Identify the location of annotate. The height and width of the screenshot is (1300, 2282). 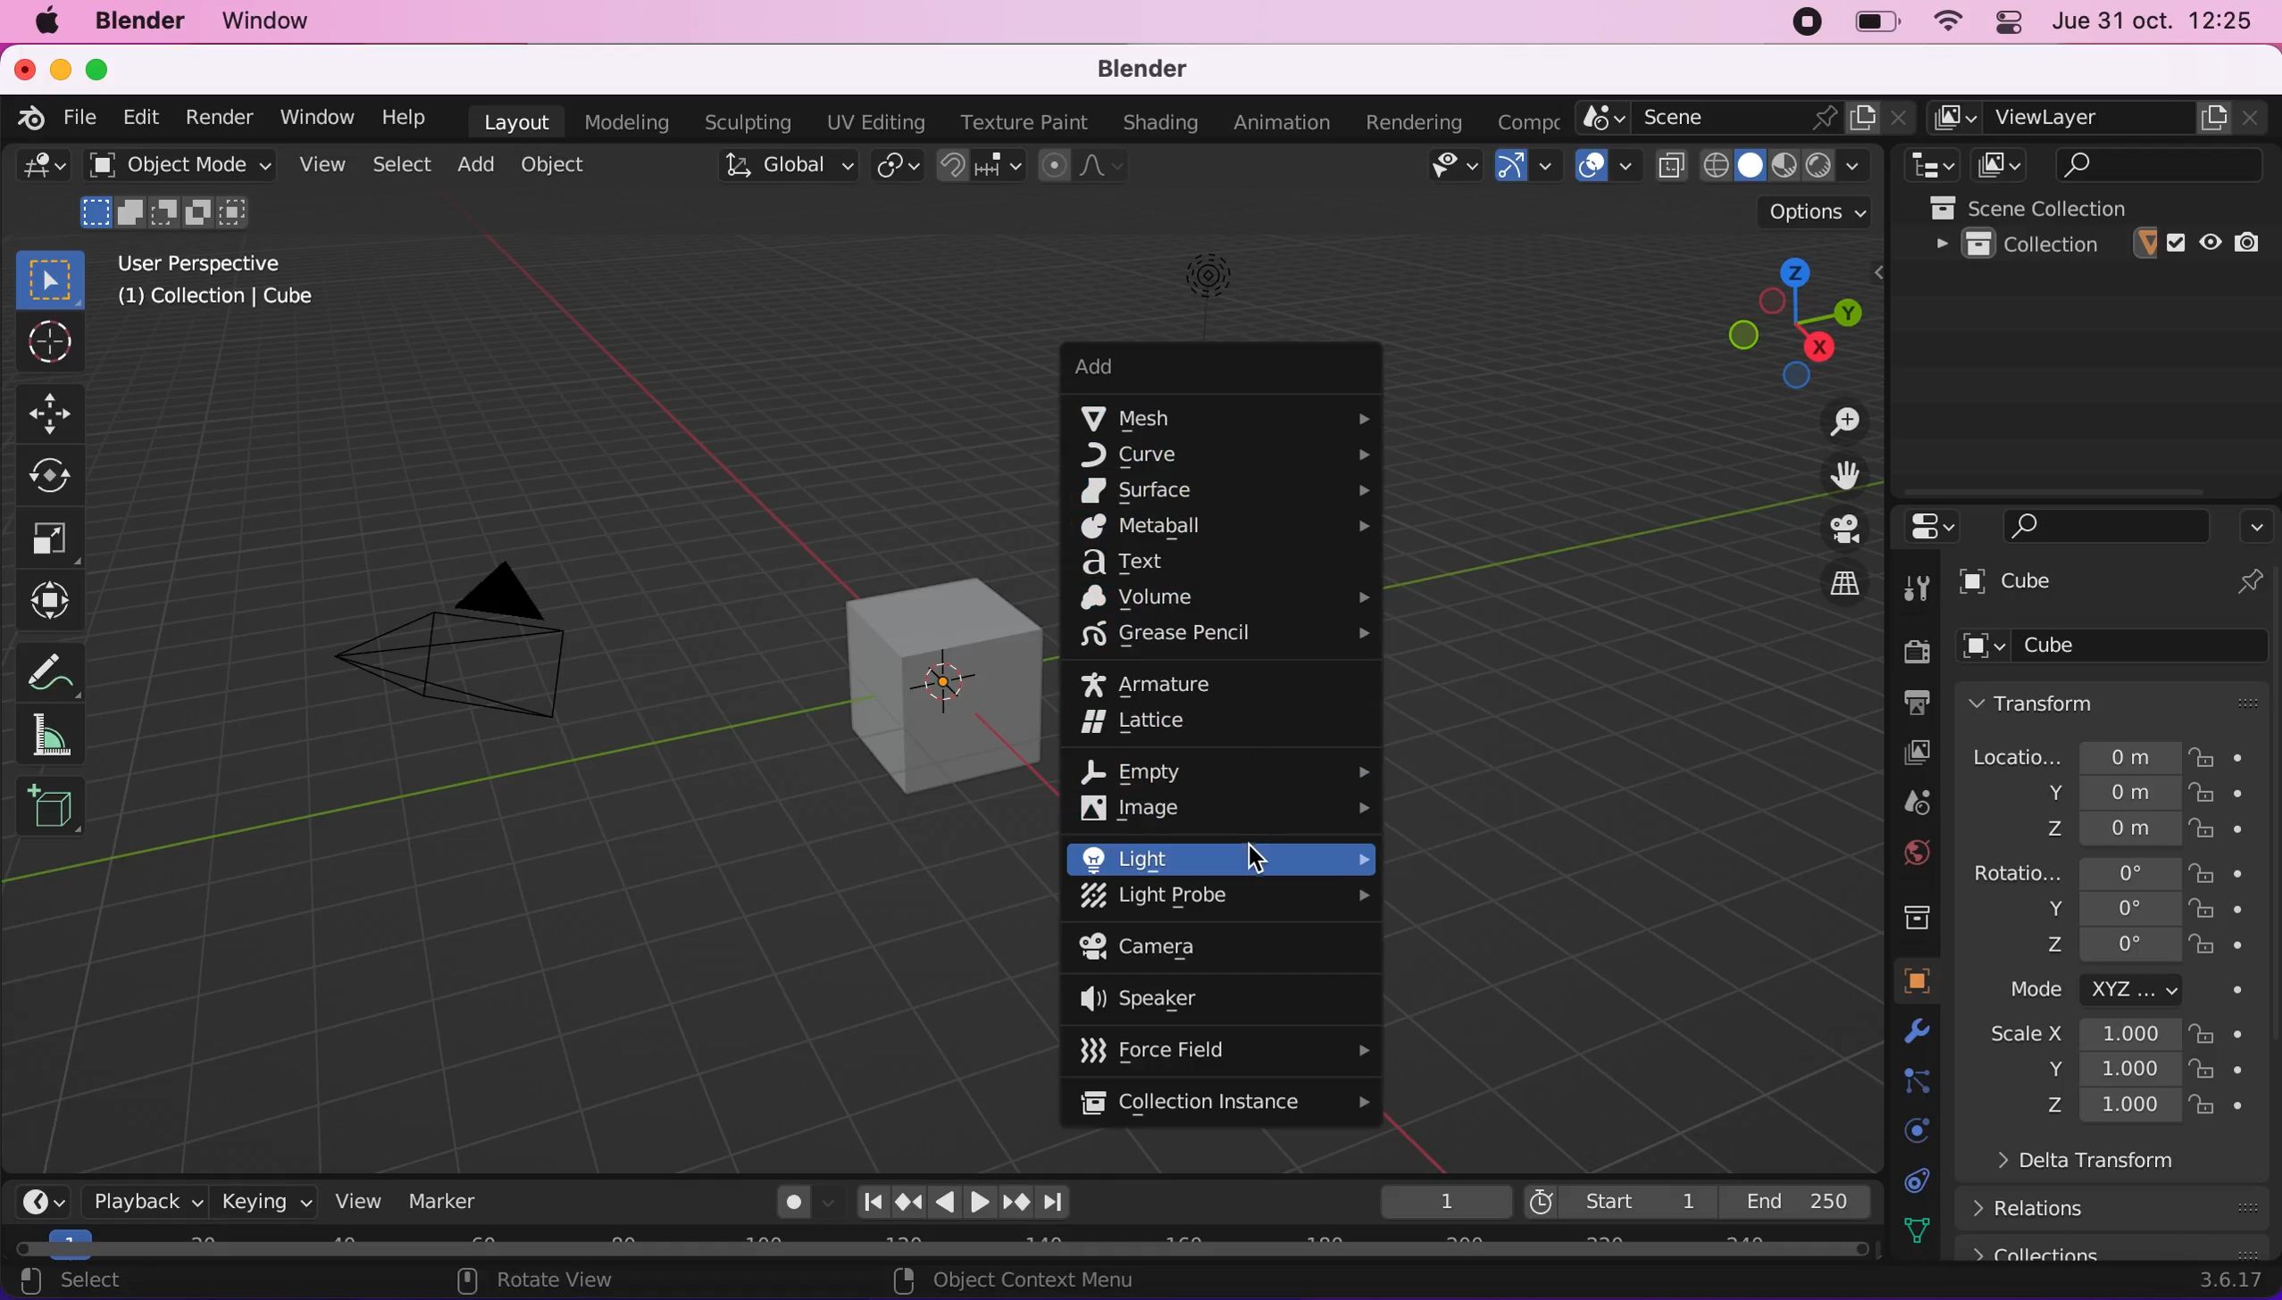
(63, 736).